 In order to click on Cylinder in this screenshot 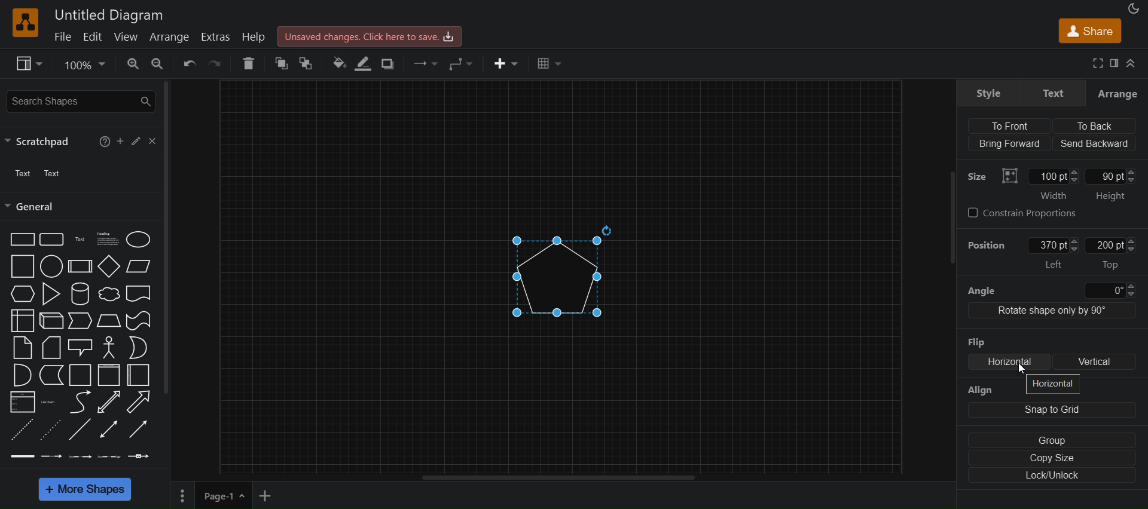, I will do `click(81, 294)`.